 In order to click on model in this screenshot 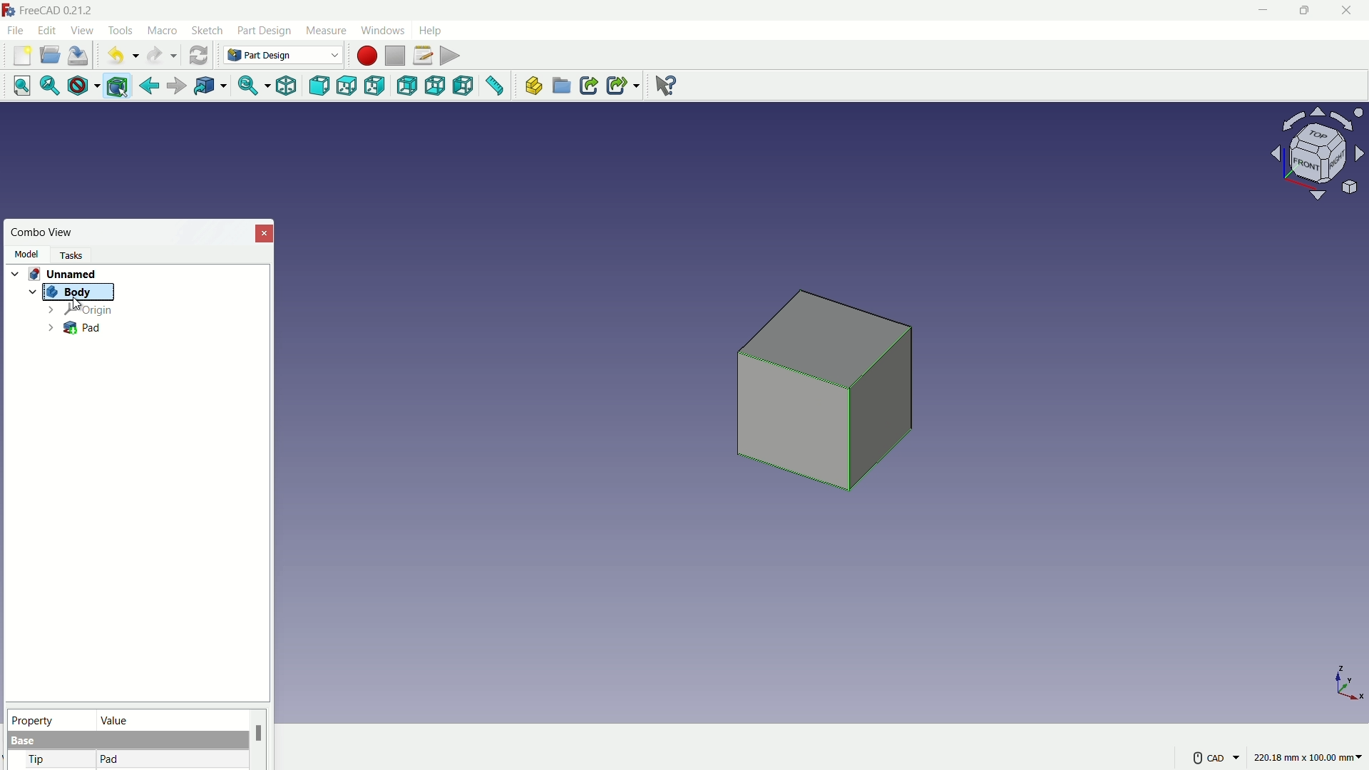, I will do `click(26, 254)`.